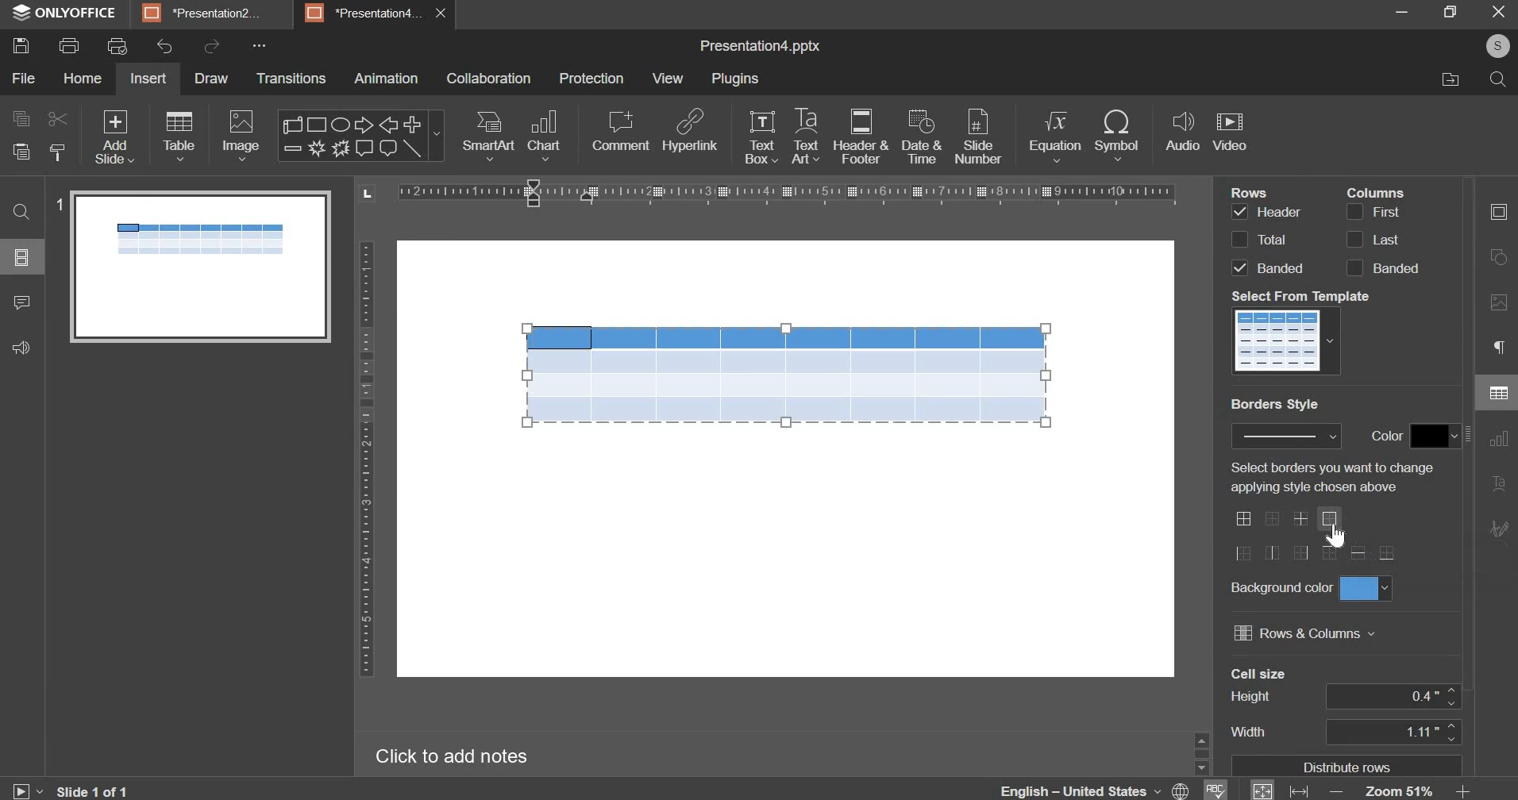  What do you see at coordinates (19, 120) in the screenshot?
I see `copy` at bounding box center [19, 120].